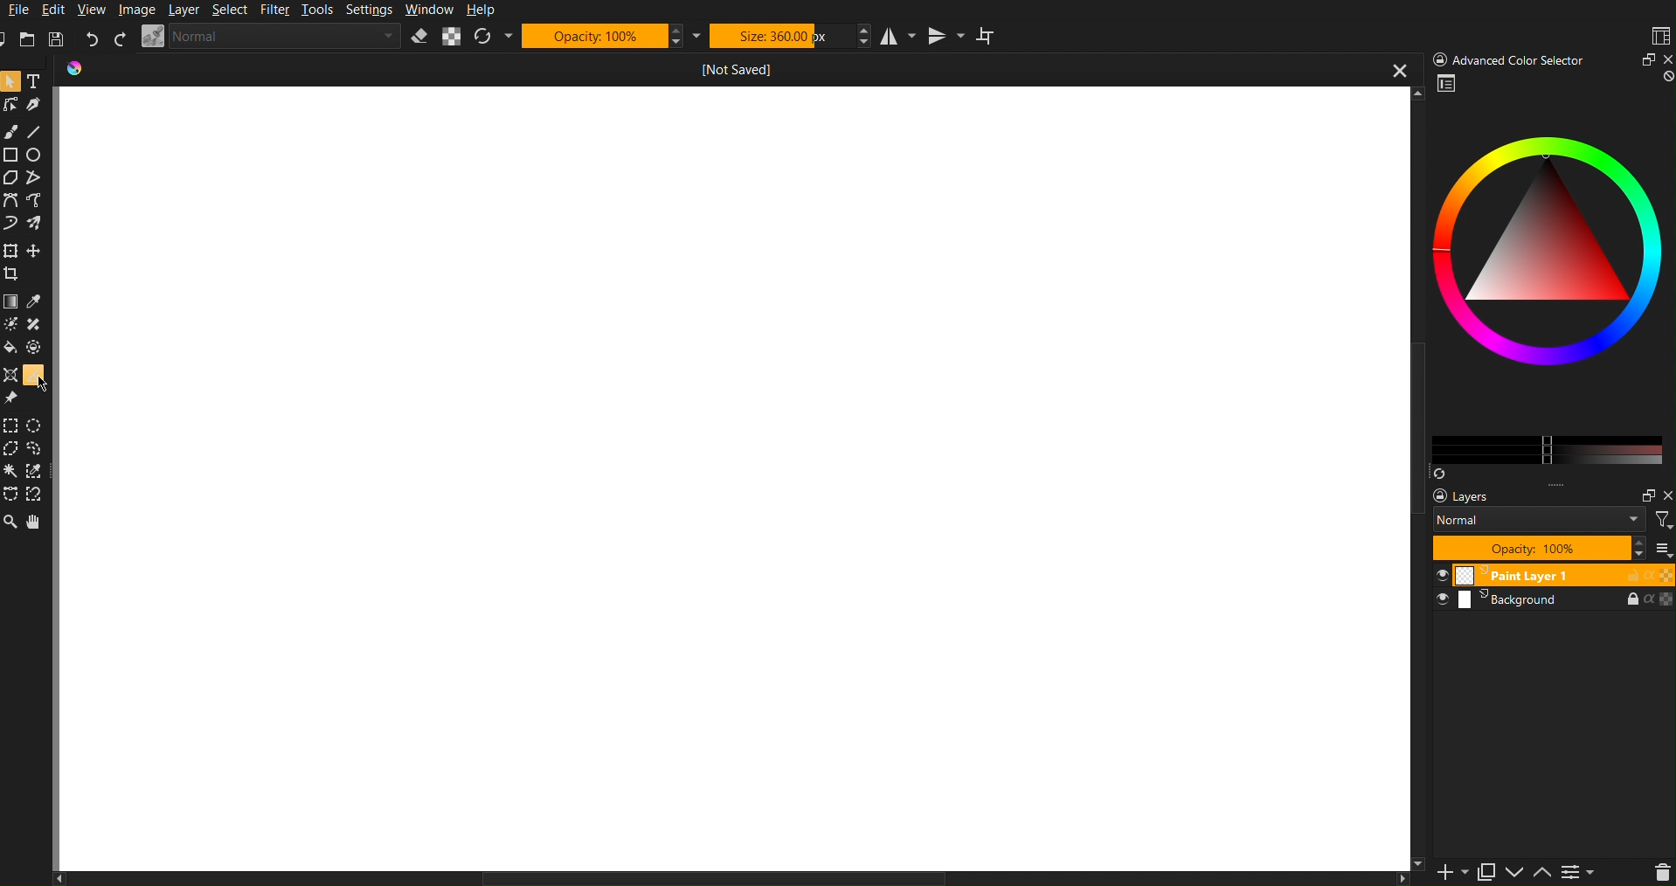 This screenshot has width=1676, height=886. What do you see at coordinates (428, 10) in the screenshot?
I see `Window` at bounding box center [428, 10].